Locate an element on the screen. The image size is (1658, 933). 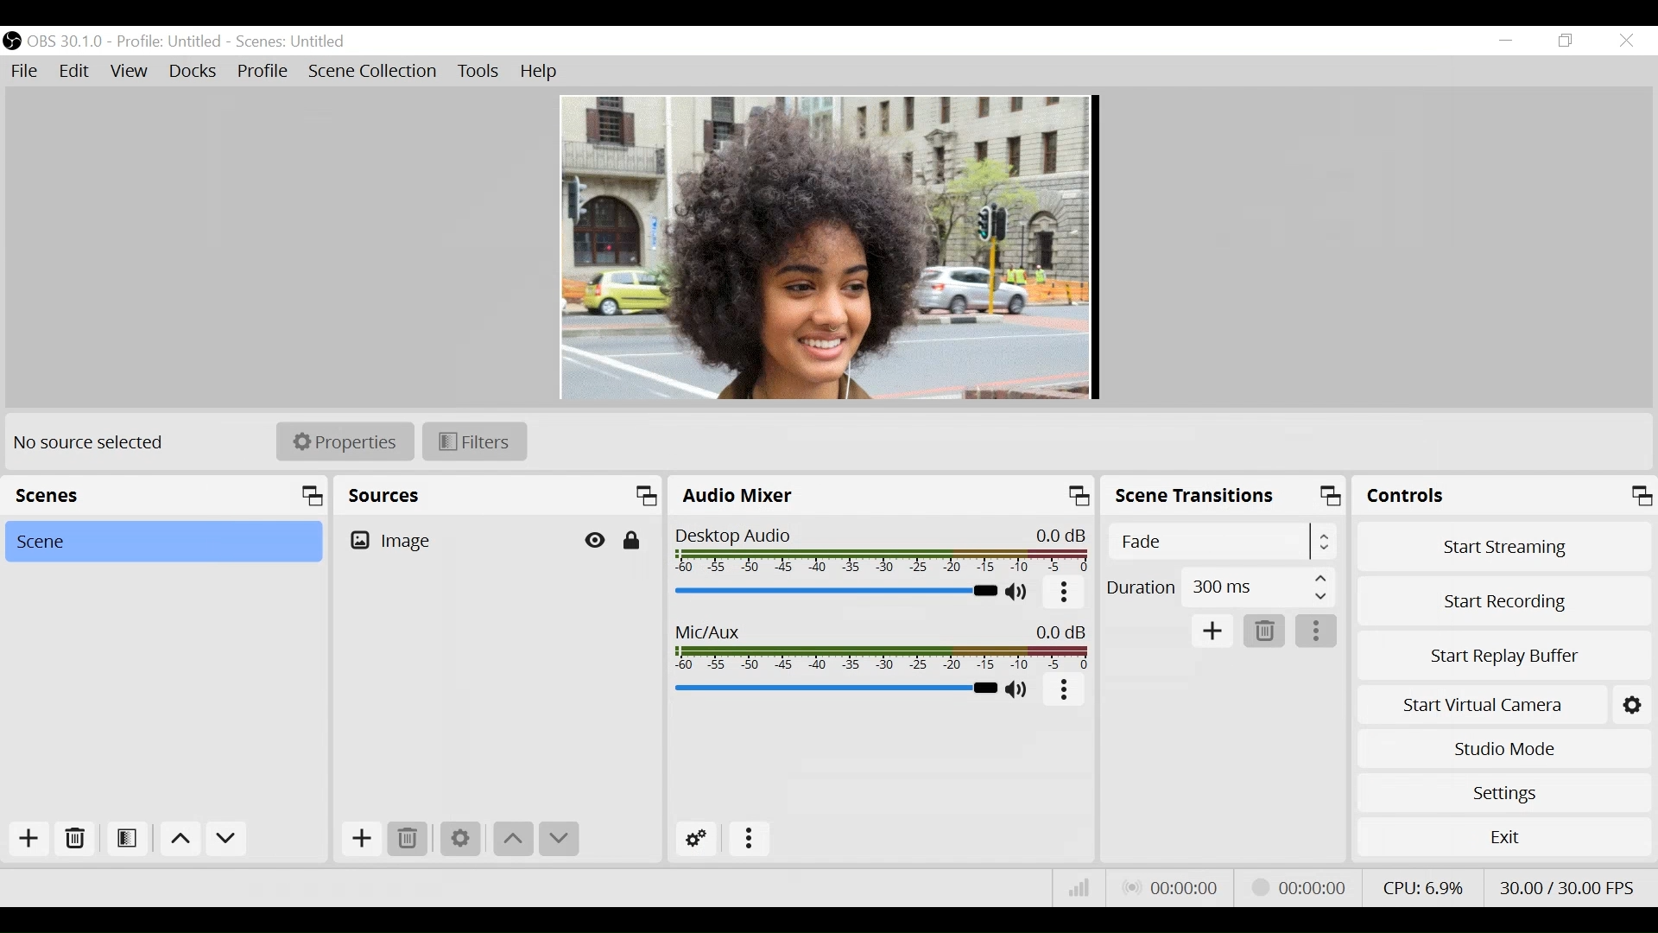
Controls Panel is located at coordinates (1504, 495).